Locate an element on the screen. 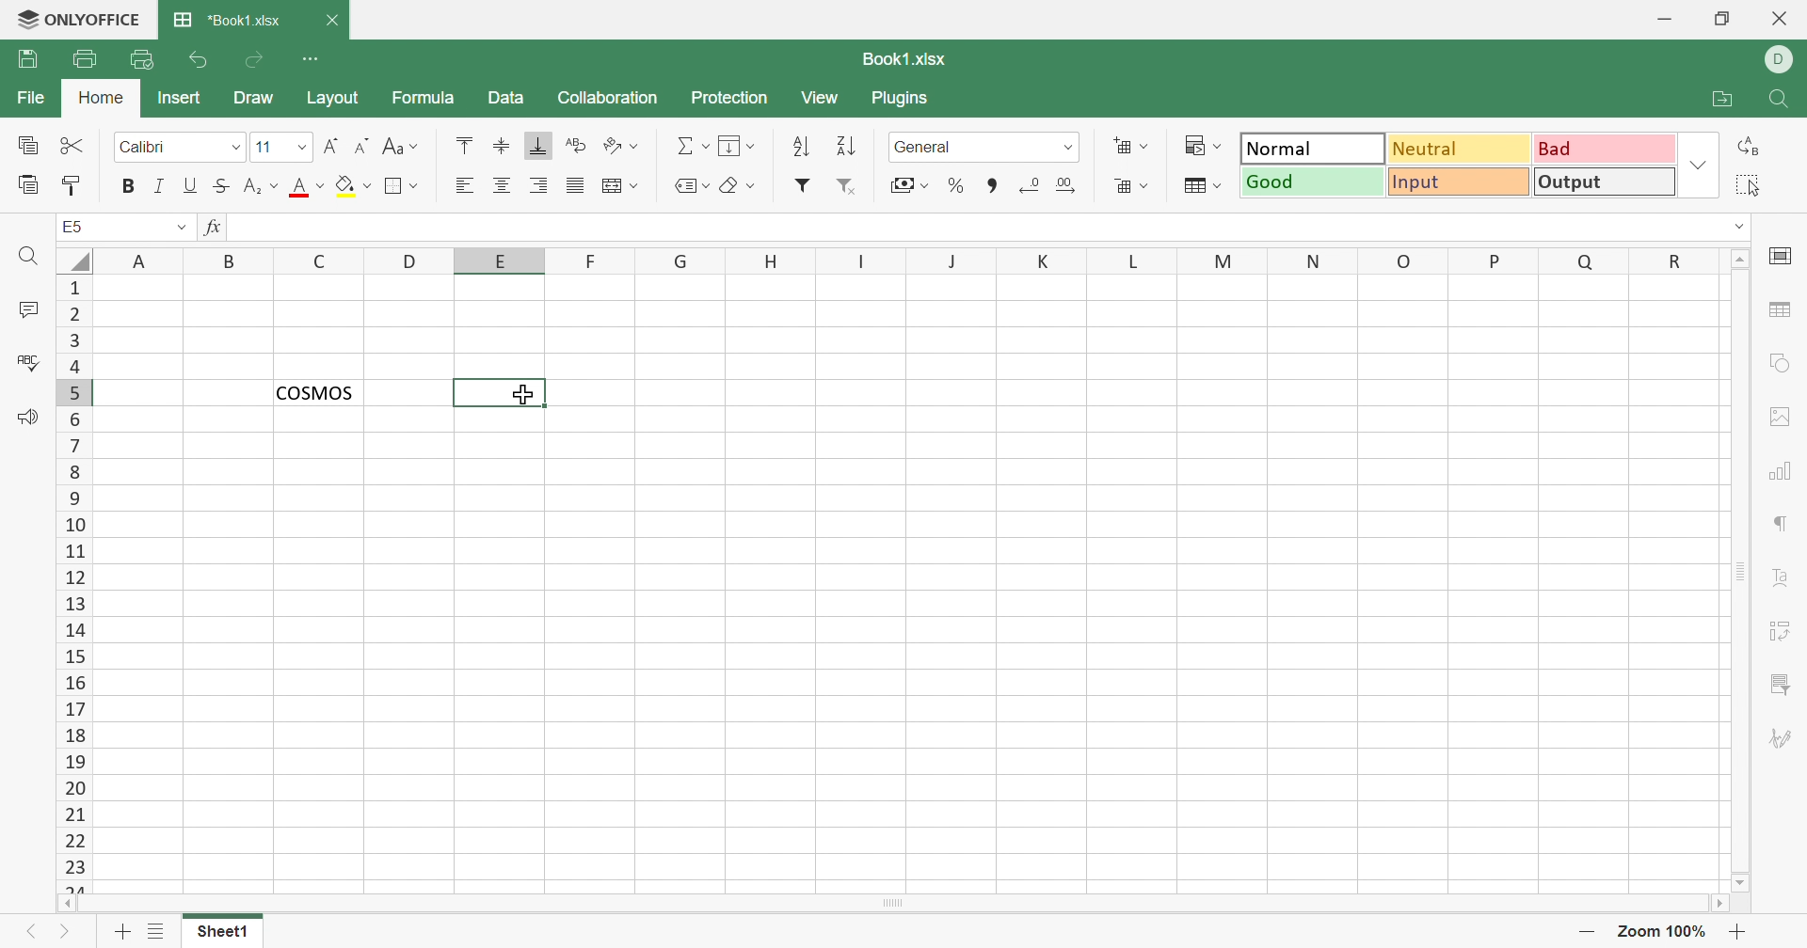 This screenshot has height=948, width=1807. File is located at coordinates (32, 98).